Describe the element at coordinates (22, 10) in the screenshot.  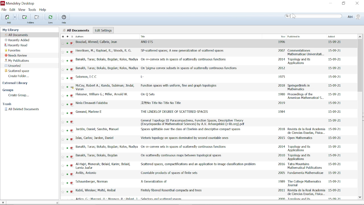
I see `View` at that location.